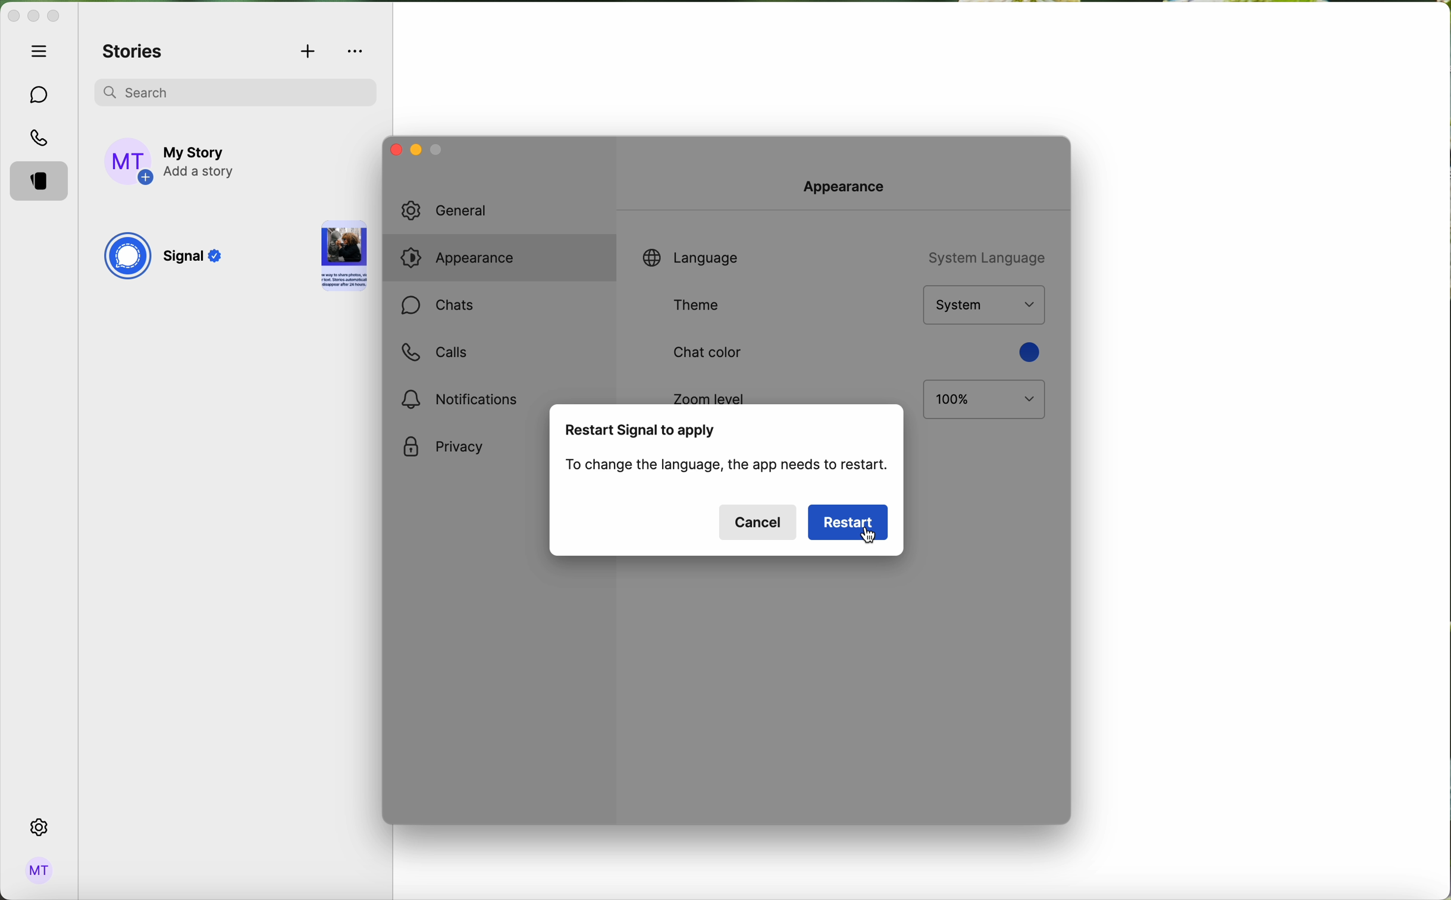 The height and width of the screenshot is (900, 1451). What do you see at coordinates (850, 523) in the screenshot?
I see `click on restart` at bounding box center [850, 523].